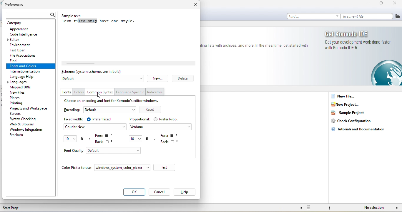 The height and width of the screenshot is (212, 402). Describe the element at coordinates (28, 35) in the screenshot. I see `code intelilgence` at that location.